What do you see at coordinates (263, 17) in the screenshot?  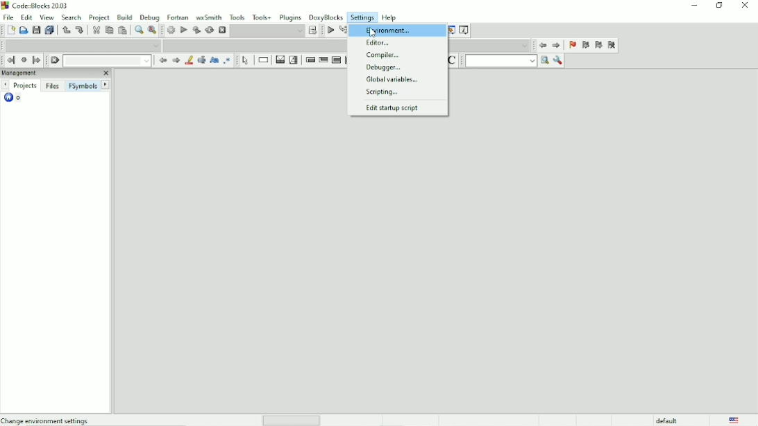 I see `Tools+` at bounding box center [263, 17].